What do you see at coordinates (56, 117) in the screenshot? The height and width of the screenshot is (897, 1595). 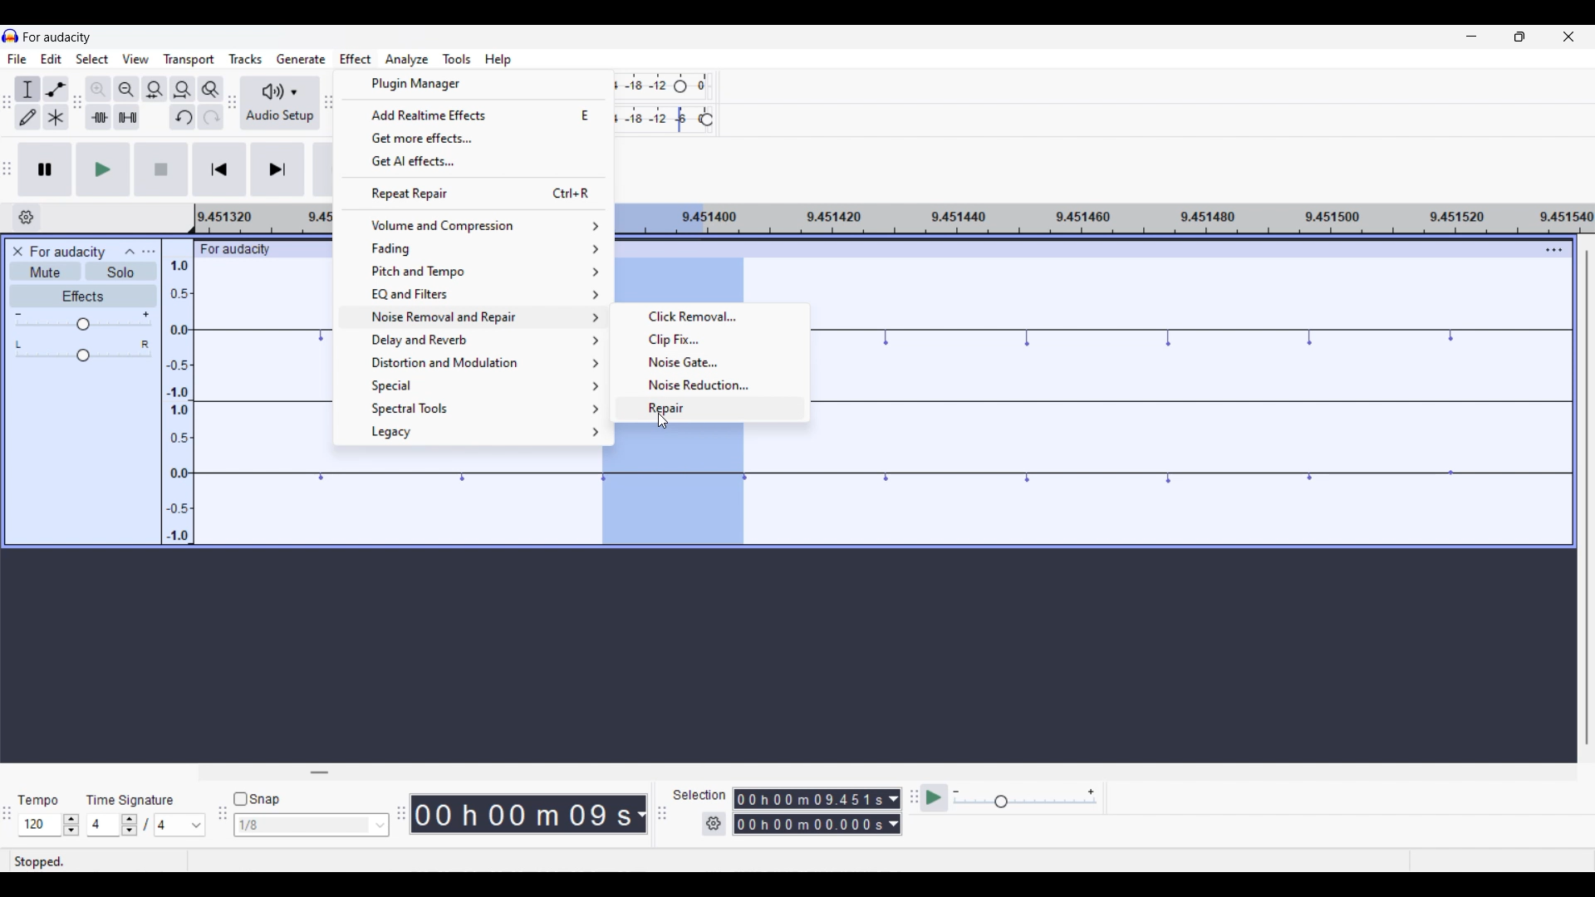 I see `Multi-tool` at bounding box center [56, 117].